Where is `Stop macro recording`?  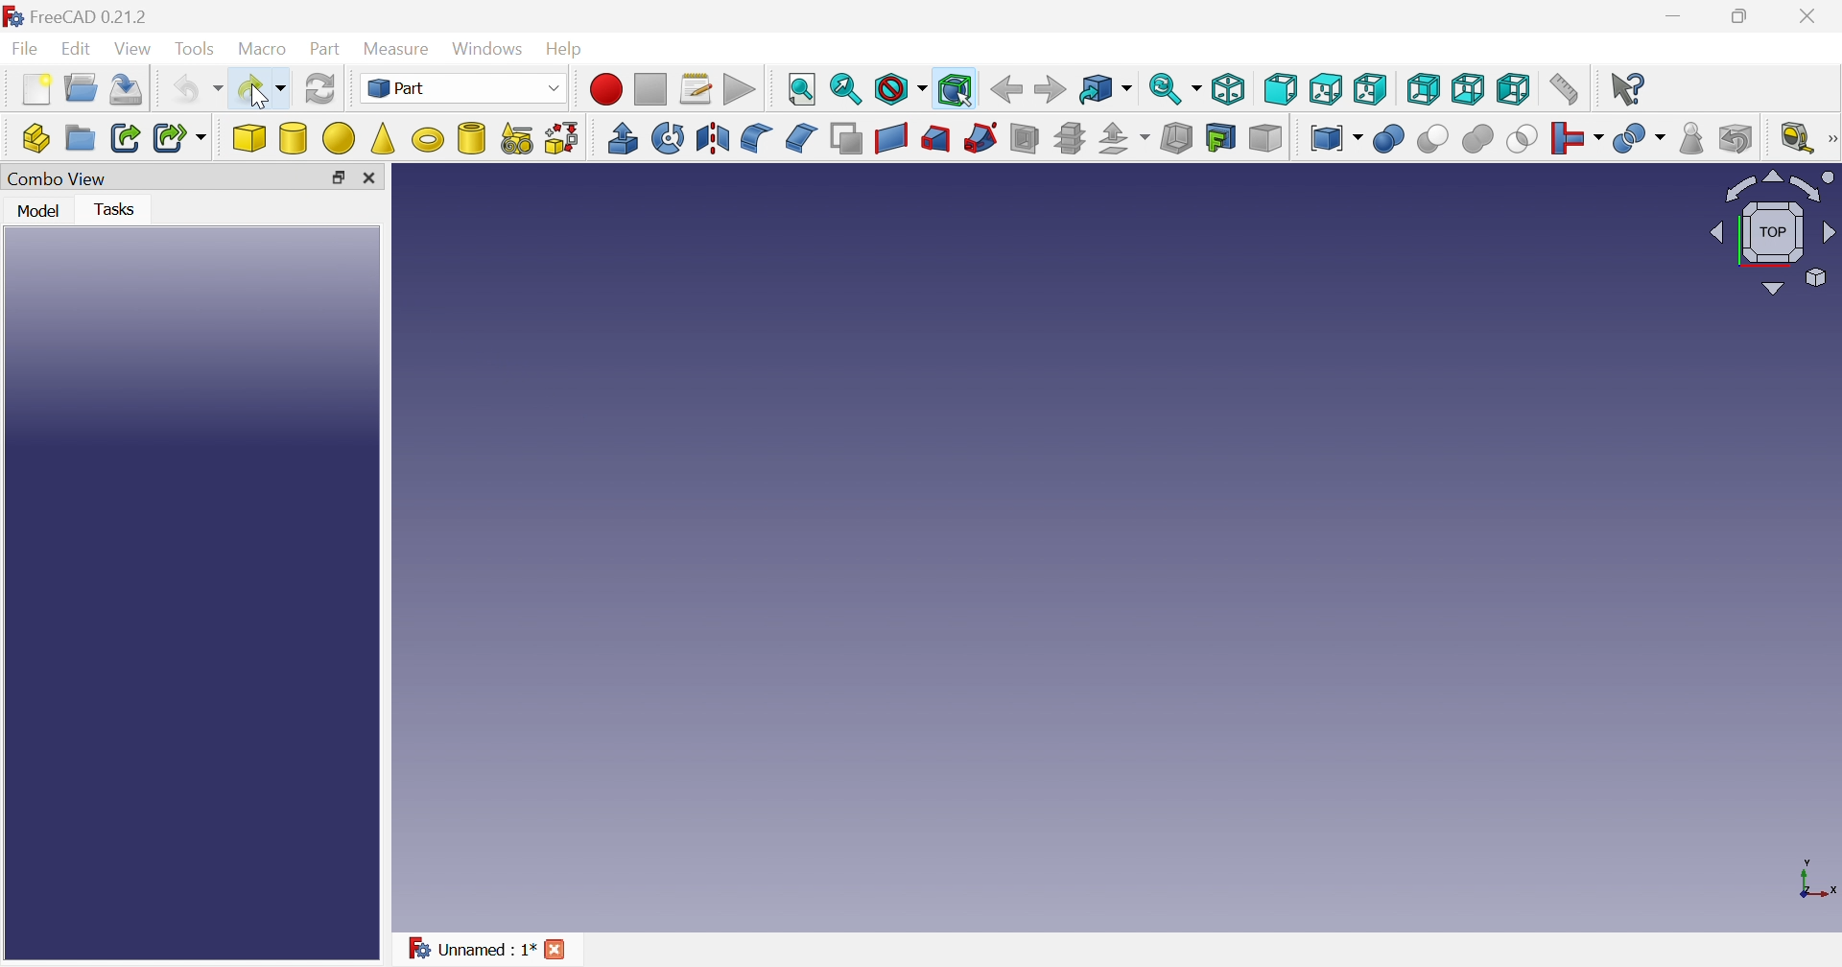 Stop macro recording is located at coordinates (650, 90).